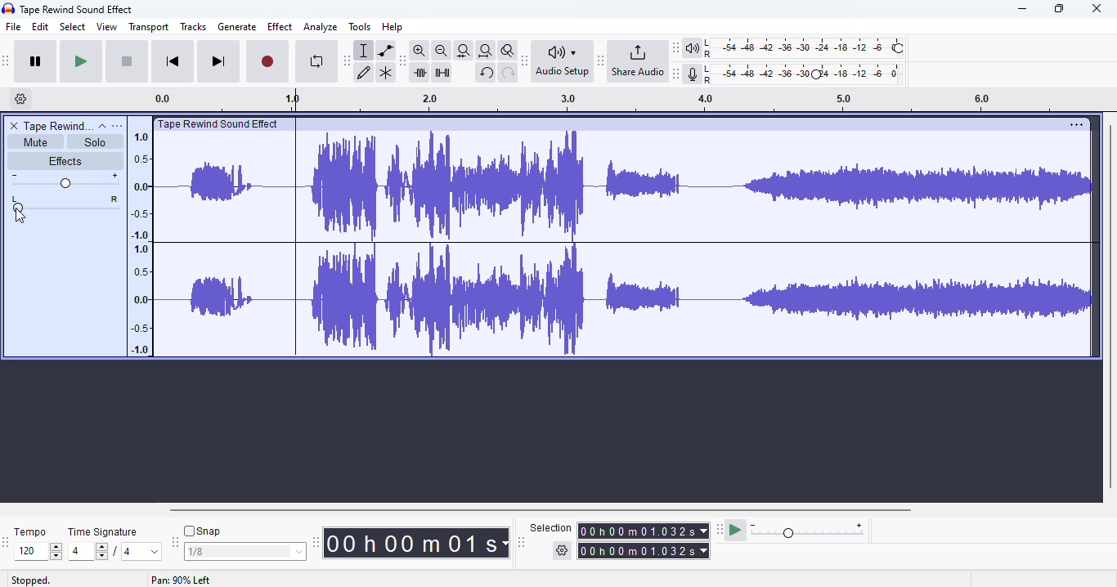  Describe the element at coordinates (36, 142) in the screenshot. I see `mute` at that location.